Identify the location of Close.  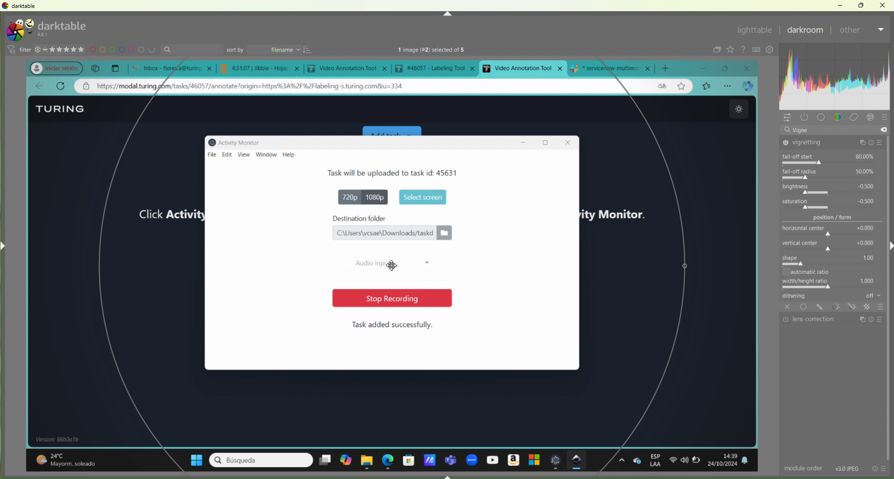
(882, 5).